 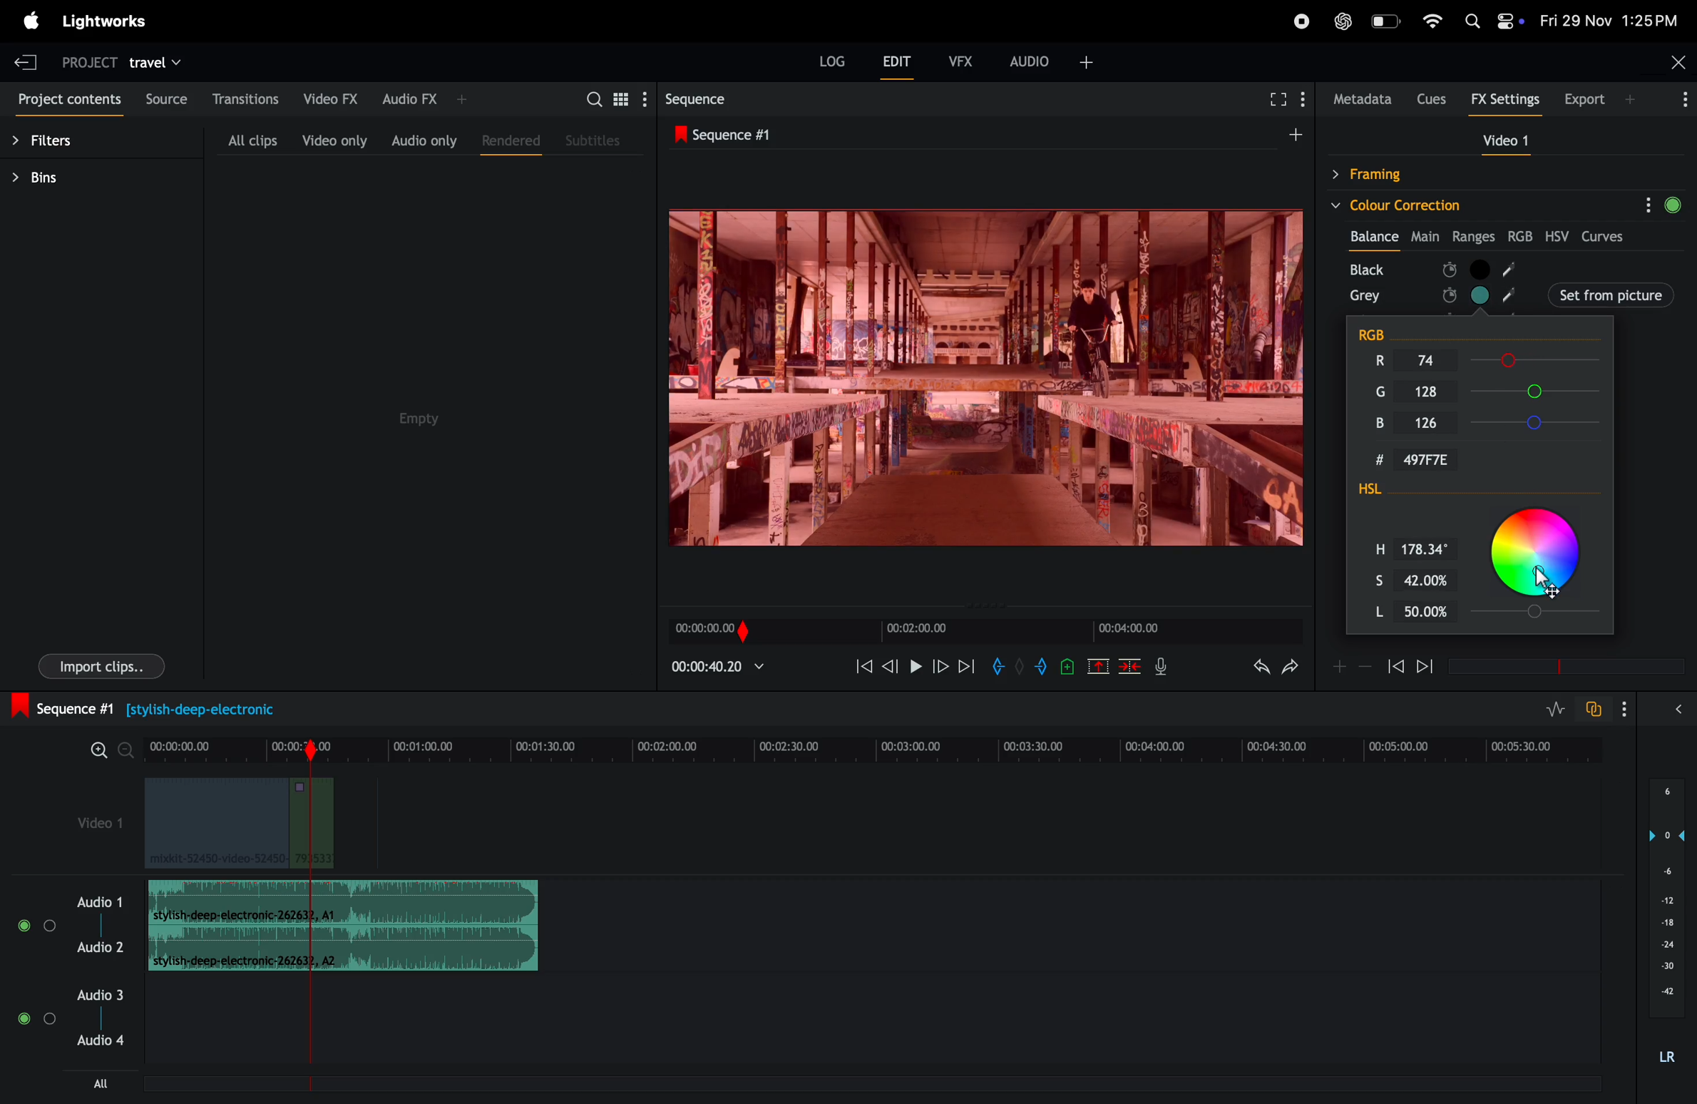 I want to click on toggle, so click(x=22, y=926).